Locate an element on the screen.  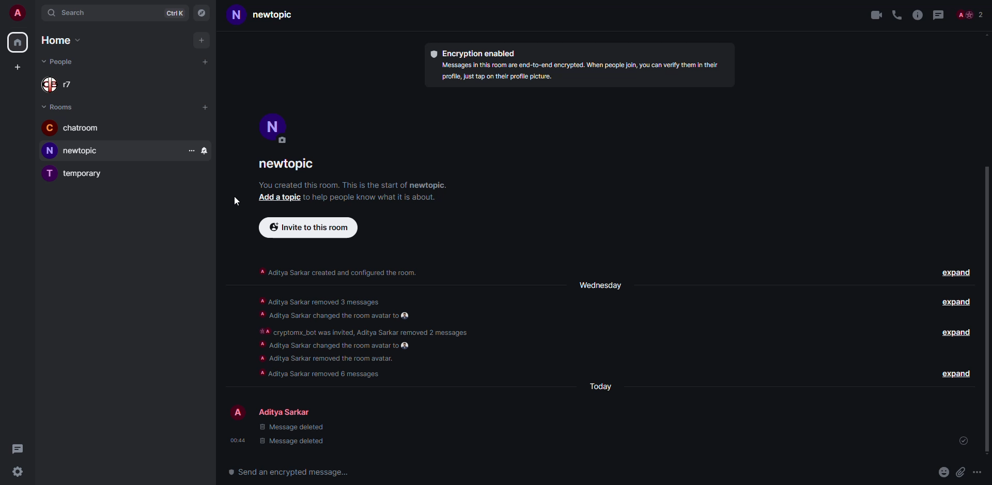
home is located at coordinates (61, 40).